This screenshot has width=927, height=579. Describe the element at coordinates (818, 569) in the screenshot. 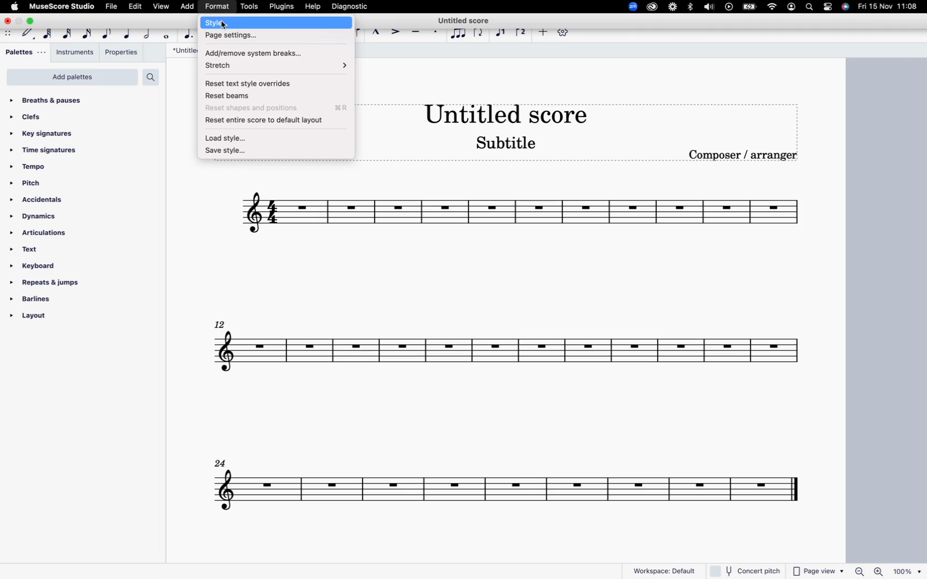

I see `page view` at that location.